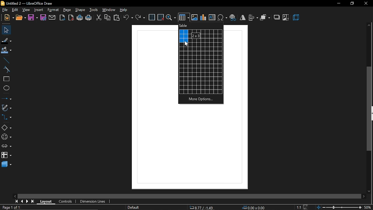  What do you see at coordinates (68, 10) in the screenshot?
I see `page` at bounding box center [68, 10].